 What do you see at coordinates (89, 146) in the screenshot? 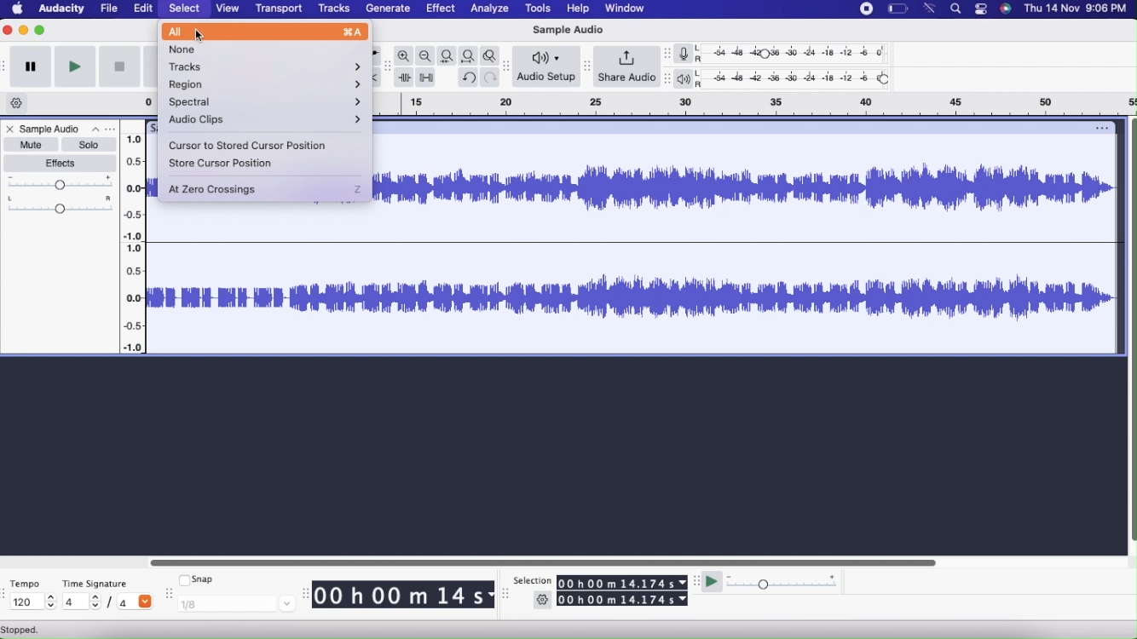
I see `Solo` at bounding box center [89, 146].